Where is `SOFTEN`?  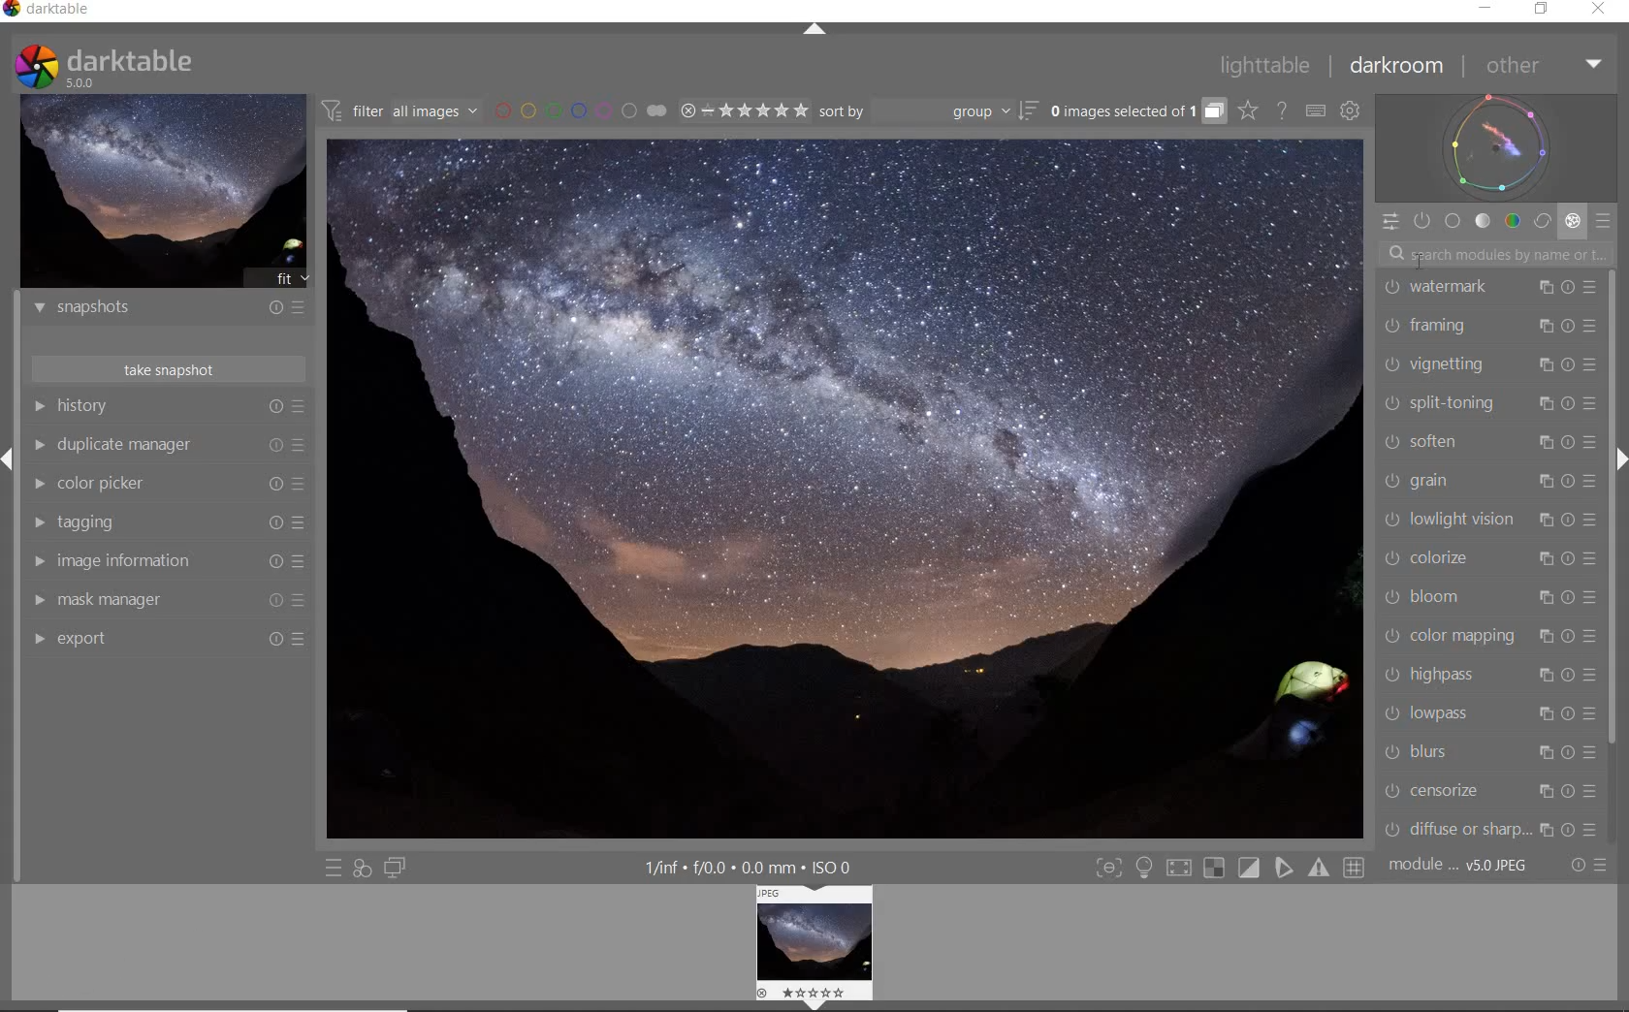
SOFTEN is located at coordinates (1423, 444).